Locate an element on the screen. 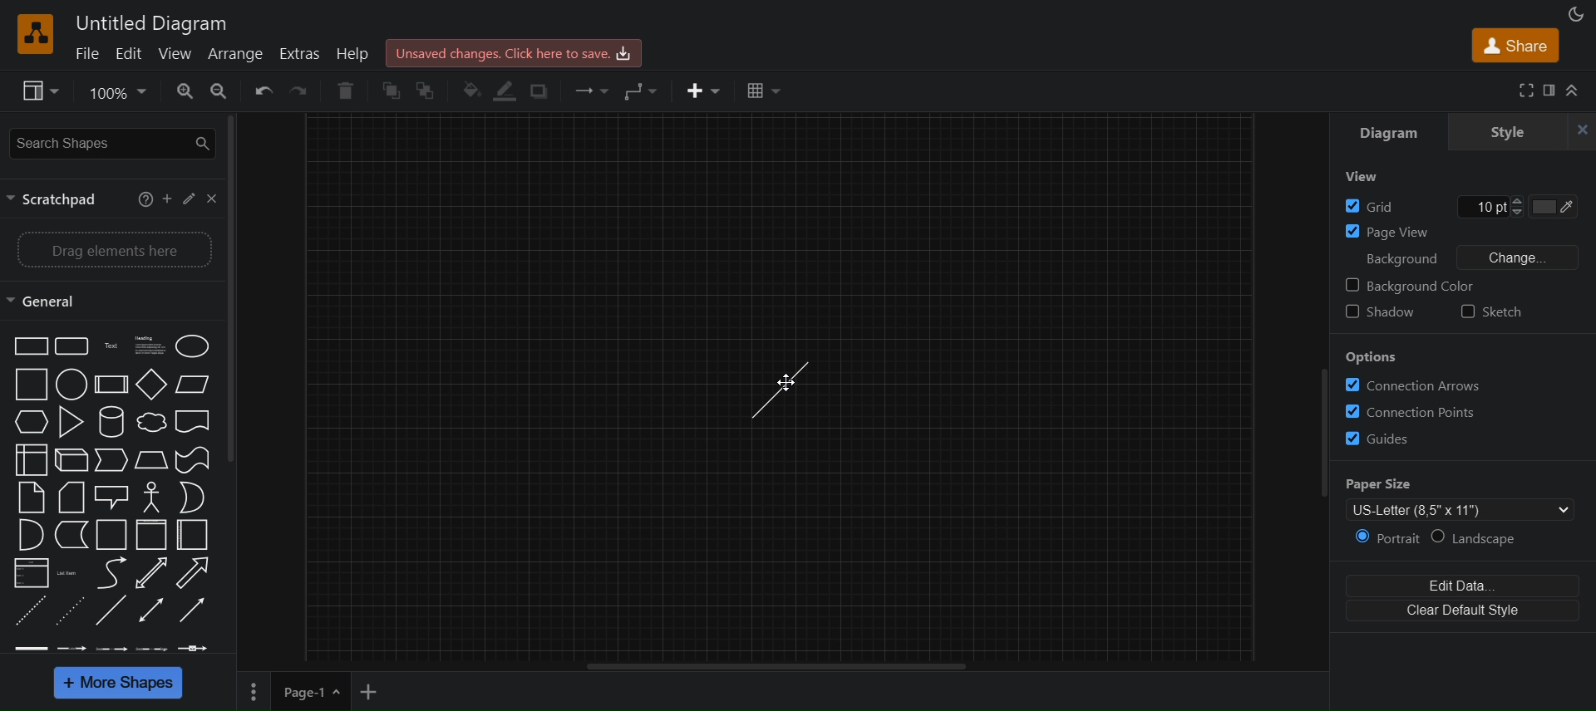 The width and height of the screenshot is (1596, 711). connector line shape is located at coordinates (780, 388).